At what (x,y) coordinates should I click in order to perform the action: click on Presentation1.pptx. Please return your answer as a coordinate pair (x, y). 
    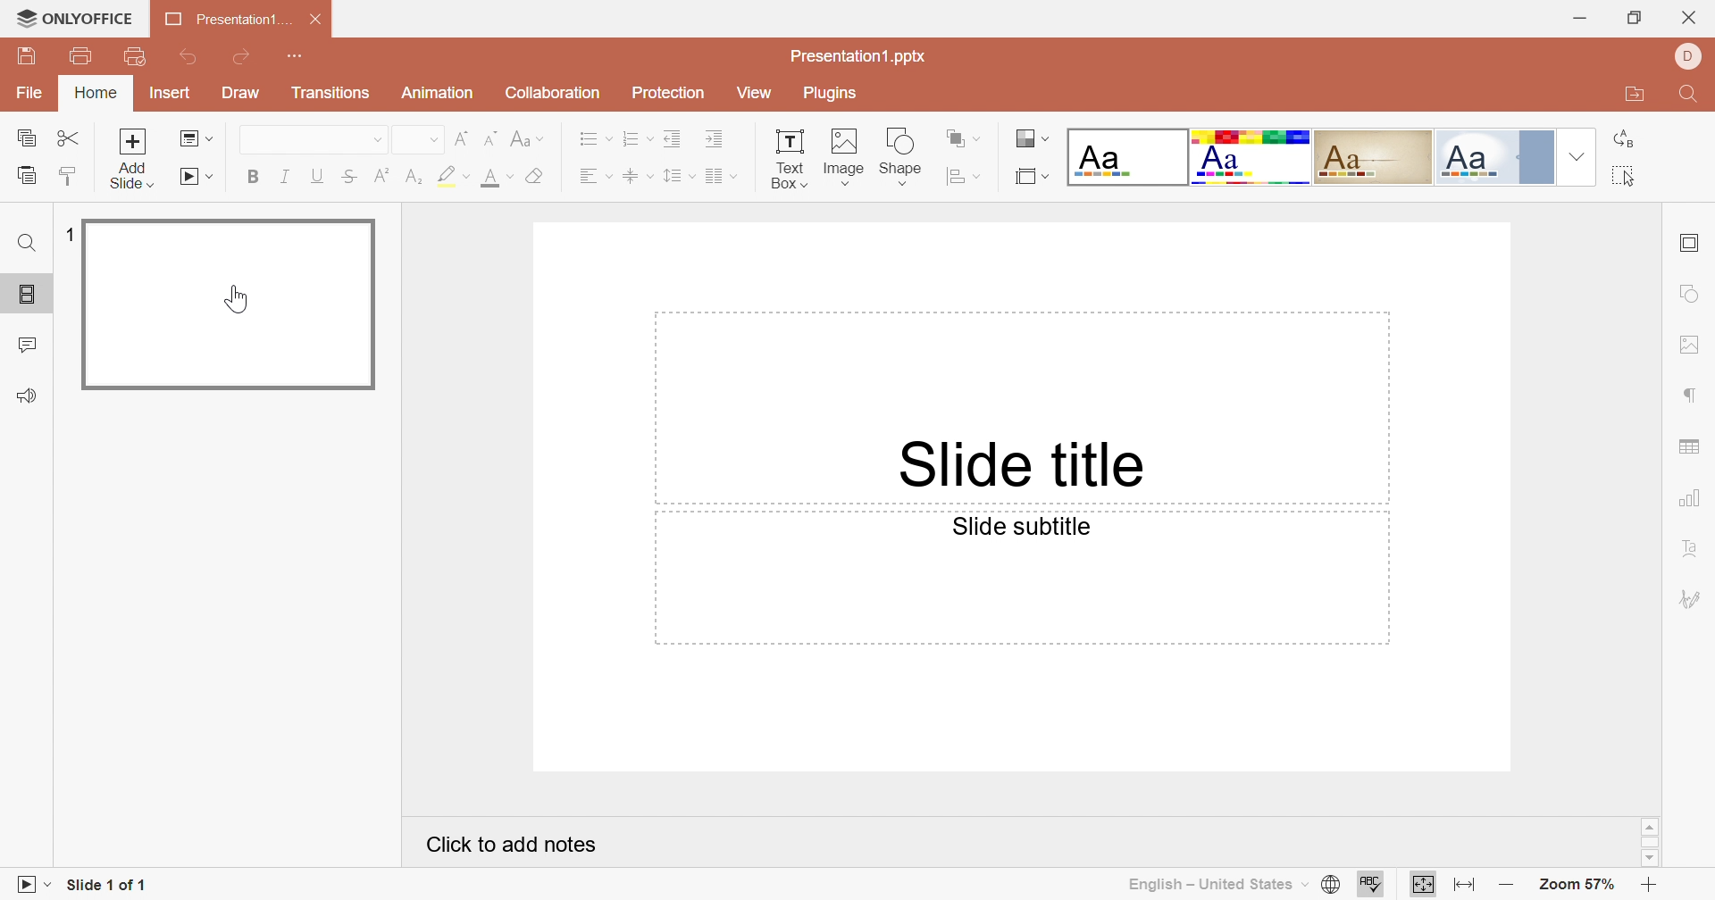
    Looking at the image, I should click on (859, 57).